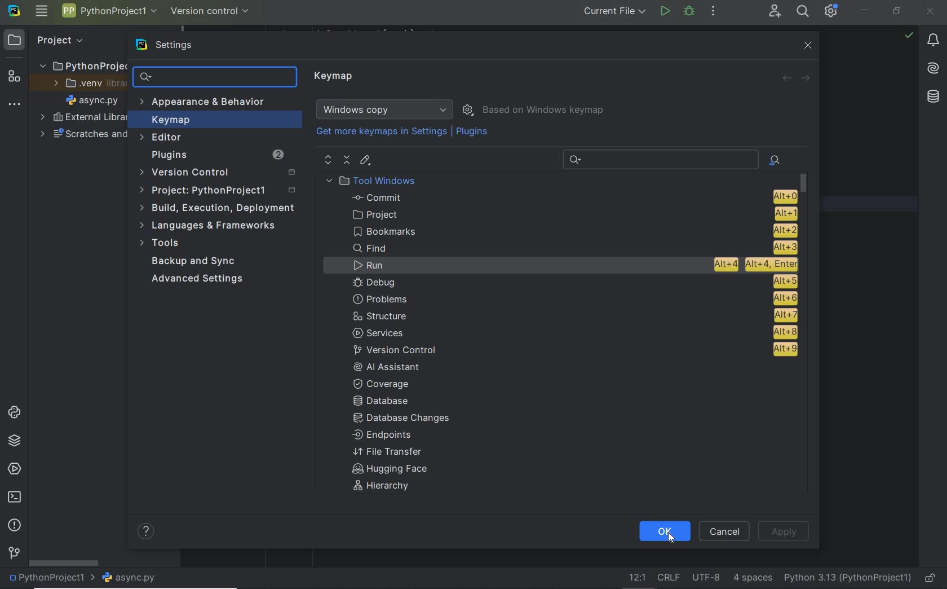  Describe the element at coordinates (573, 231) in the screenshot. I see `Bookmarks` at that location.